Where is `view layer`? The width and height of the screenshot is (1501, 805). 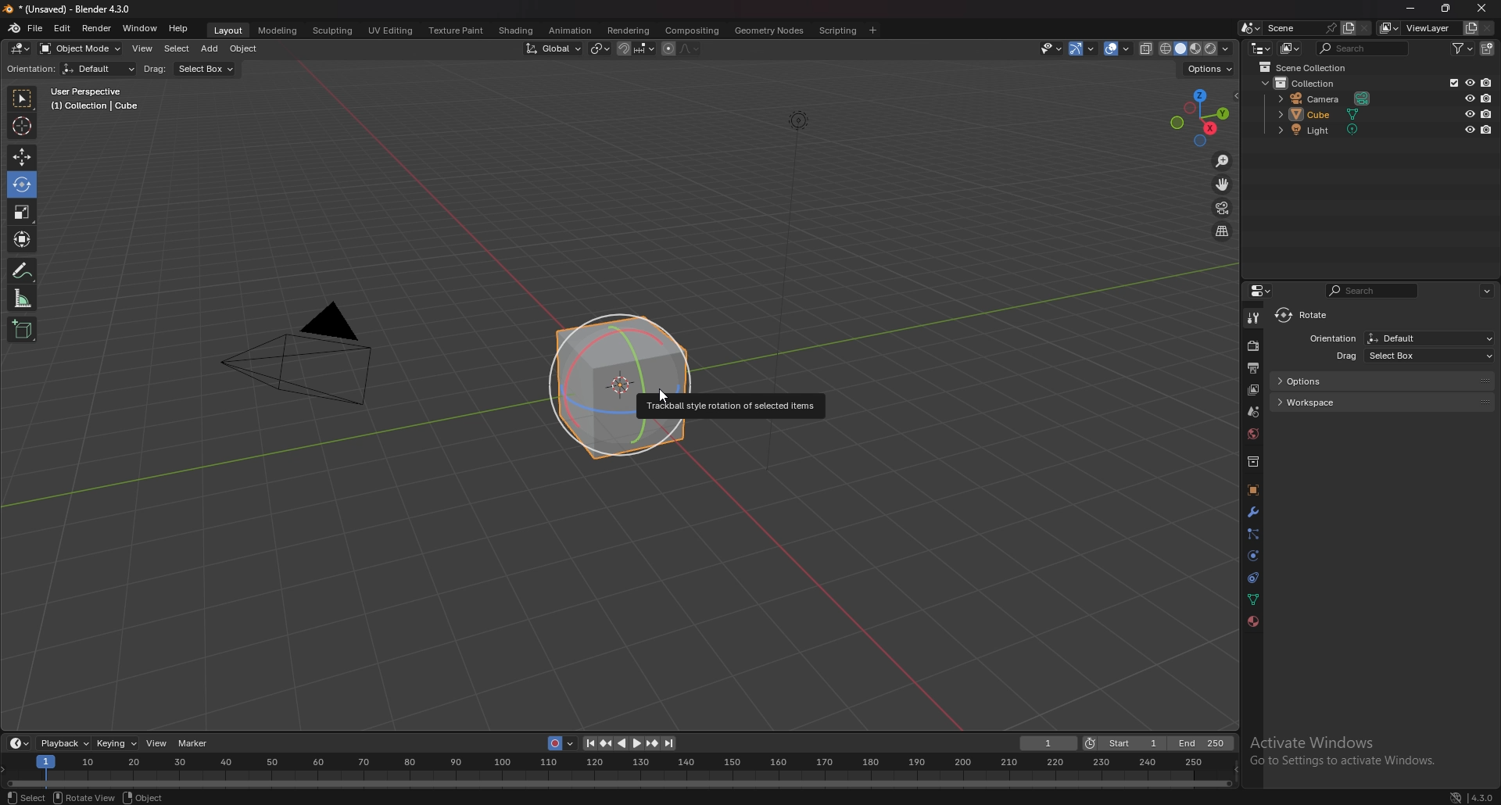 view layer is located at coordinates (1419, 28).